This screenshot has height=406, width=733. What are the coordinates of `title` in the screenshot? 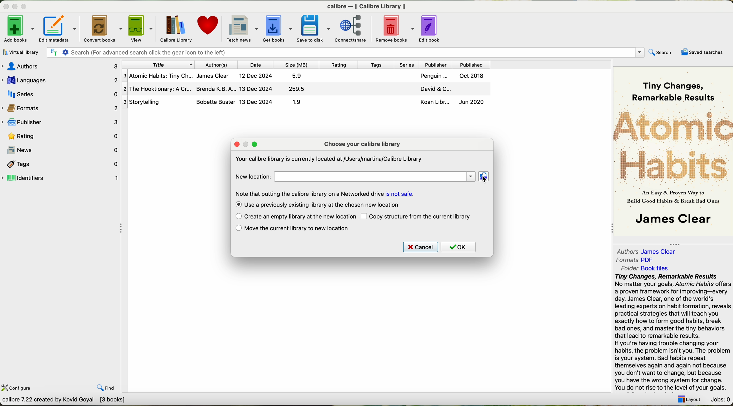 It's located at (157, 64).